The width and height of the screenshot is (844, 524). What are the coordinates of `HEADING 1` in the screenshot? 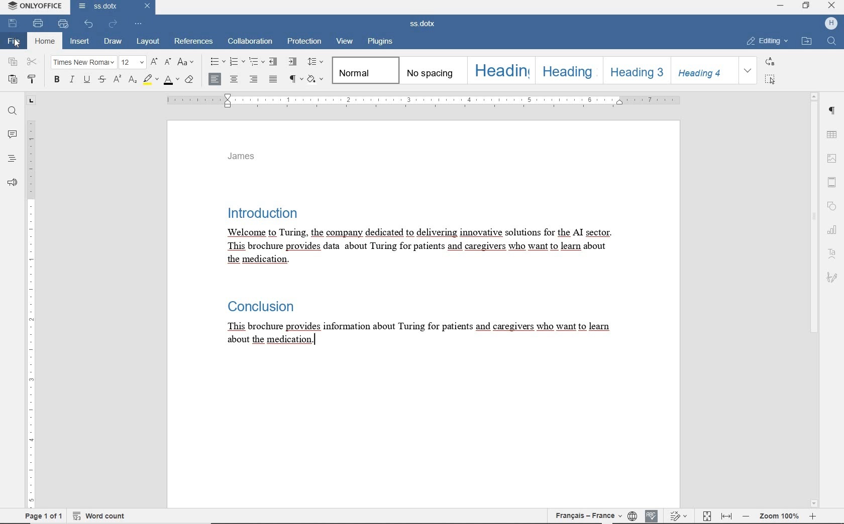 It's located at (500, 70).